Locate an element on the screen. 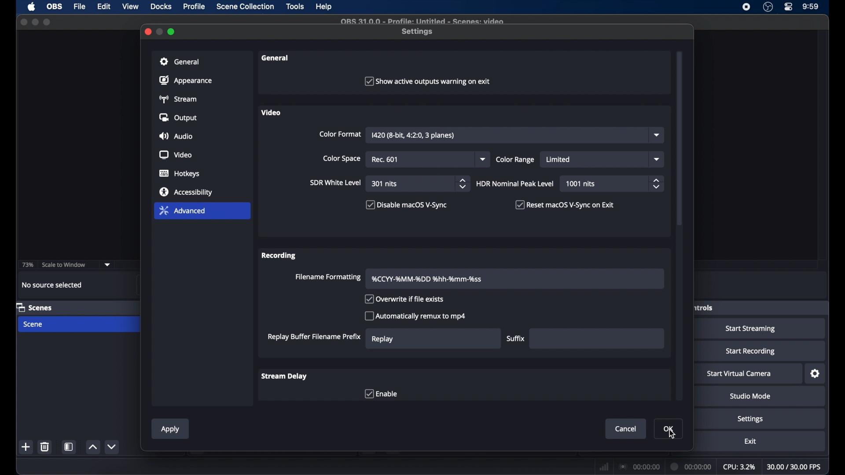 The height and width of the screenshot is (475, 845). network is located at coordinates (604, 466).